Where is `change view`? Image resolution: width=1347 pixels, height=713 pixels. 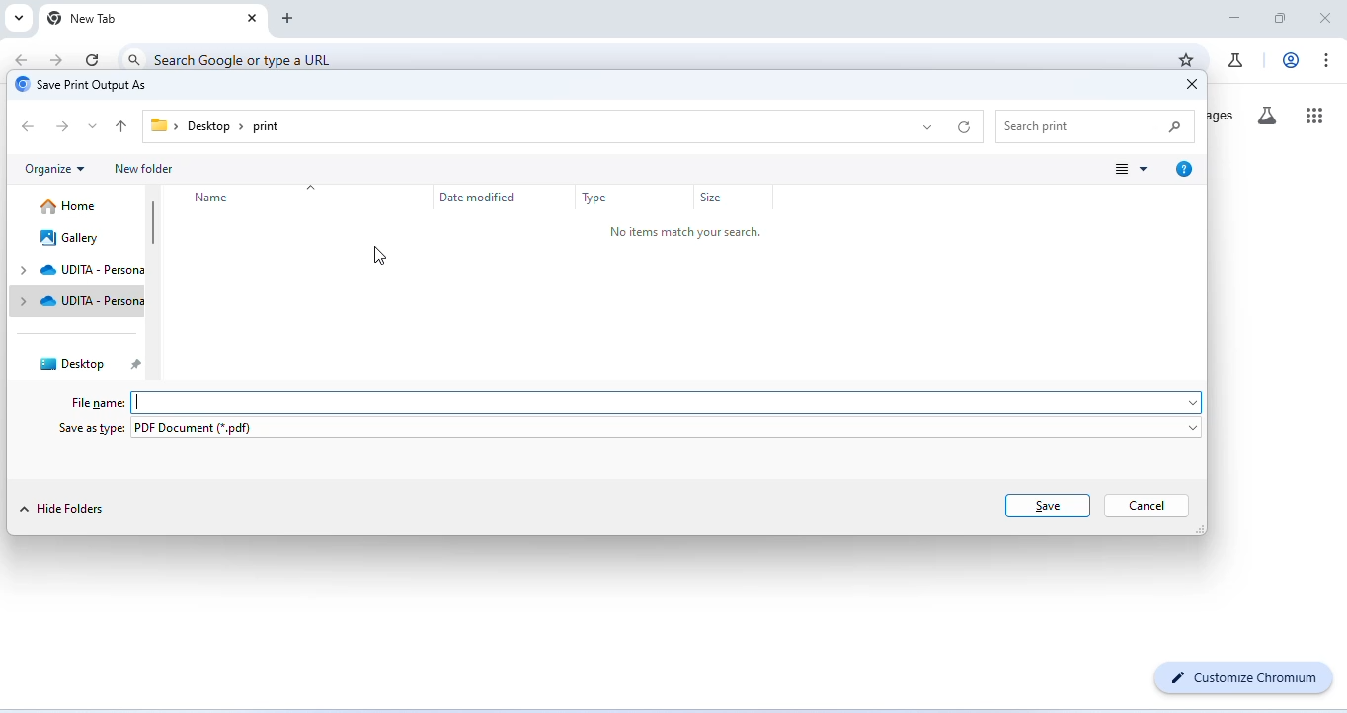 change view is located at coordinates (1133, 170).